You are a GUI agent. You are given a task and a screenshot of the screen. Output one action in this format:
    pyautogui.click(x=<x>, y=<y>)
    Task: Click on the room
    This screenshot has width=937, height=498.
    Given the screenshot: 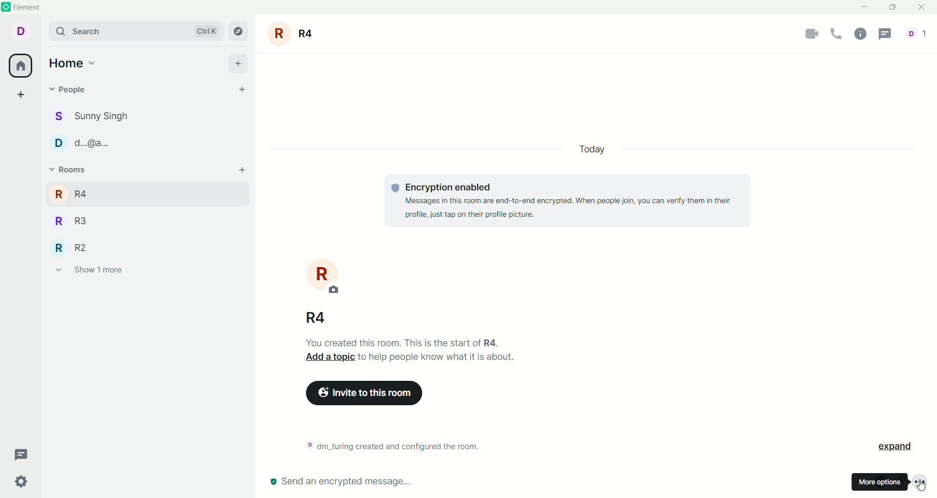 What is the action you would take?
    pyautogui.click(x=324, y=275)
    